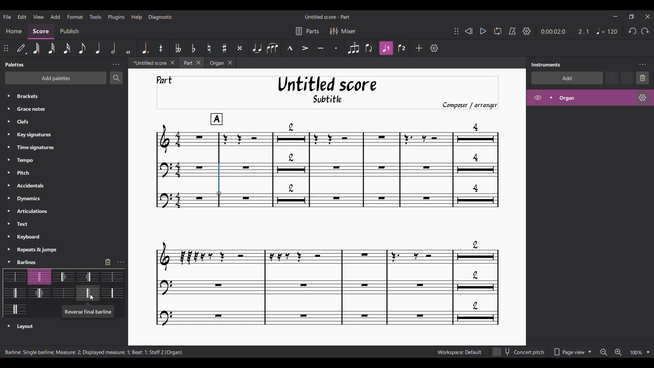 The image size is (654, 368). I want to click on Flip direction, so click(369, 48).